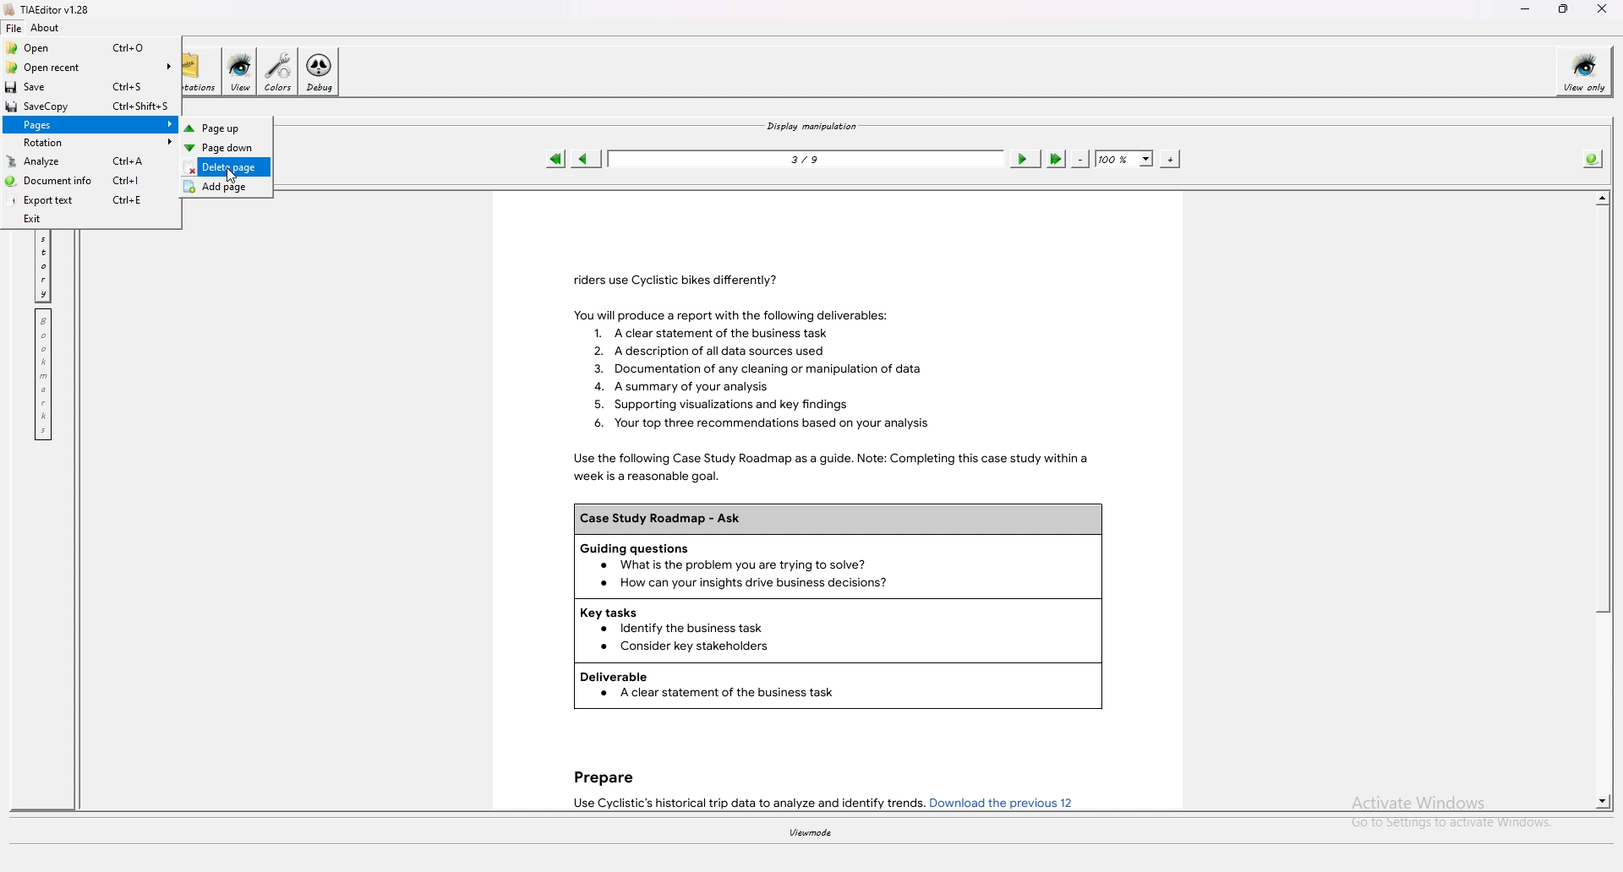 Image resolution: width=1623 pixels, height=872 pixels. Describe the element at coordinates (94, 143) in the screenshot. I see `Rotation` at that location.